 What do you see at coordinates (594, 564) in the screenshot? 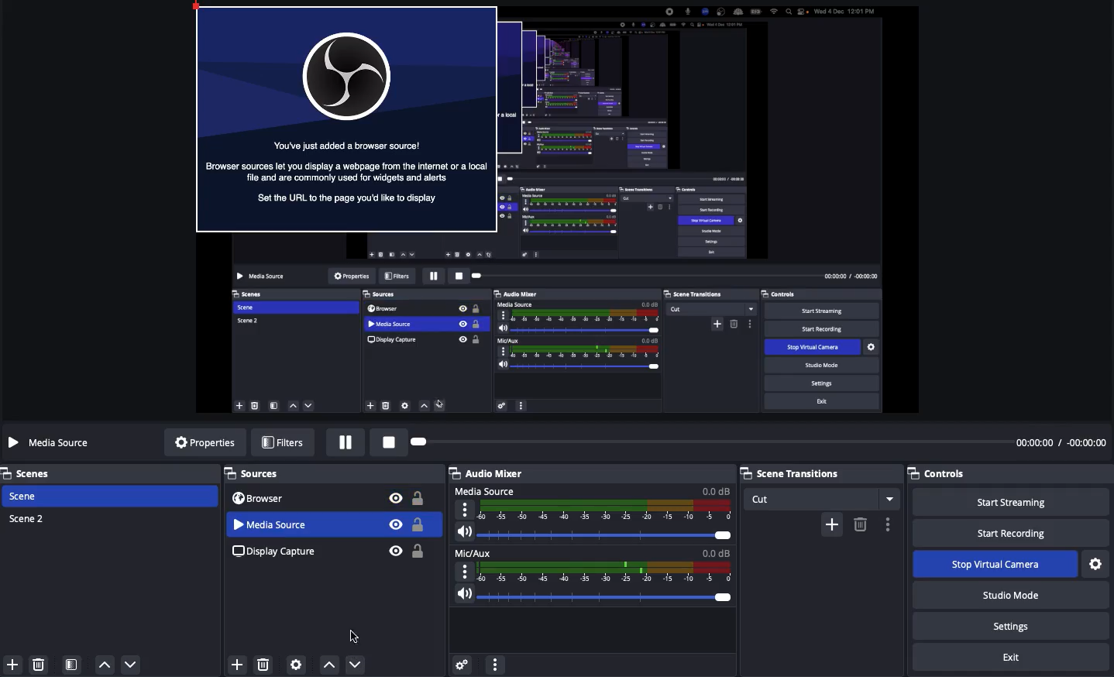
I see `Mic aux` at bounding box center [594, 564].